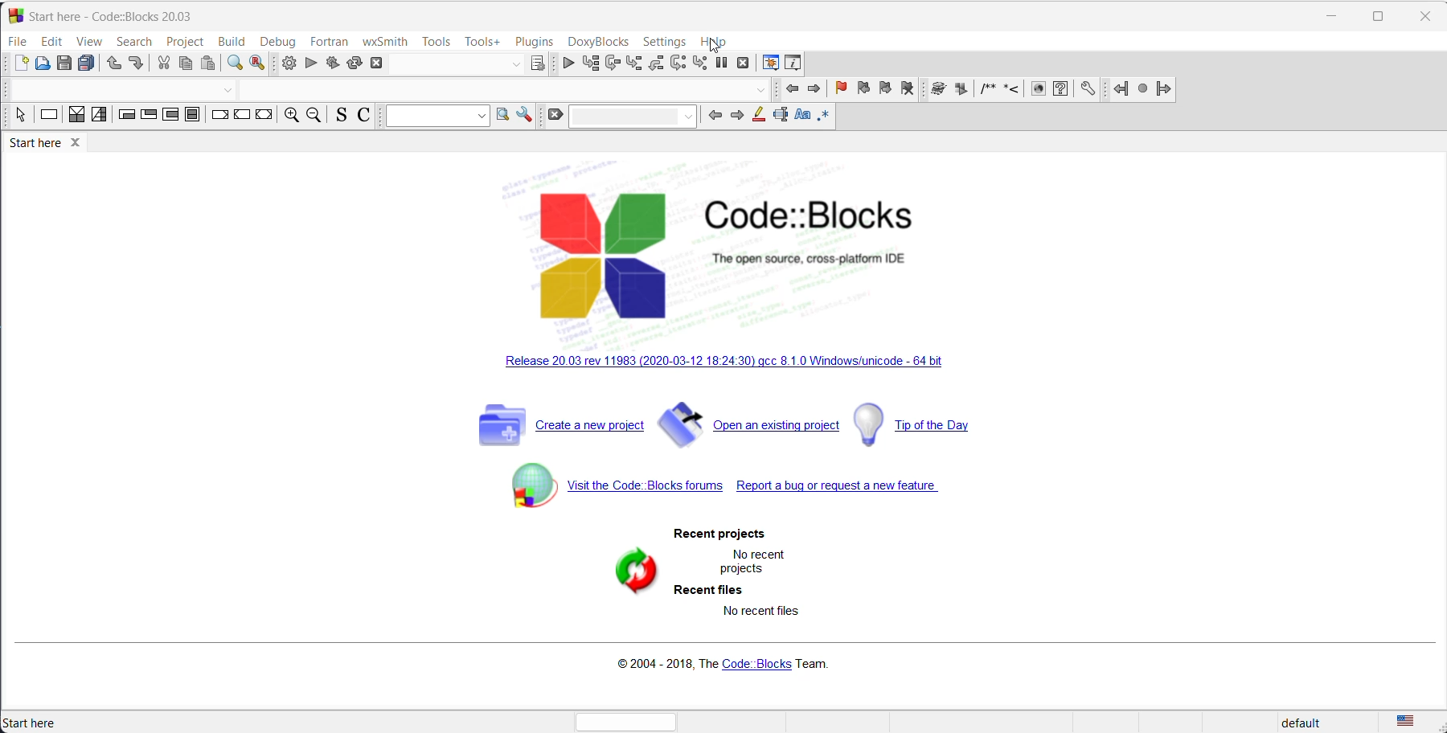  I want to click on redo, so click(136, 63).